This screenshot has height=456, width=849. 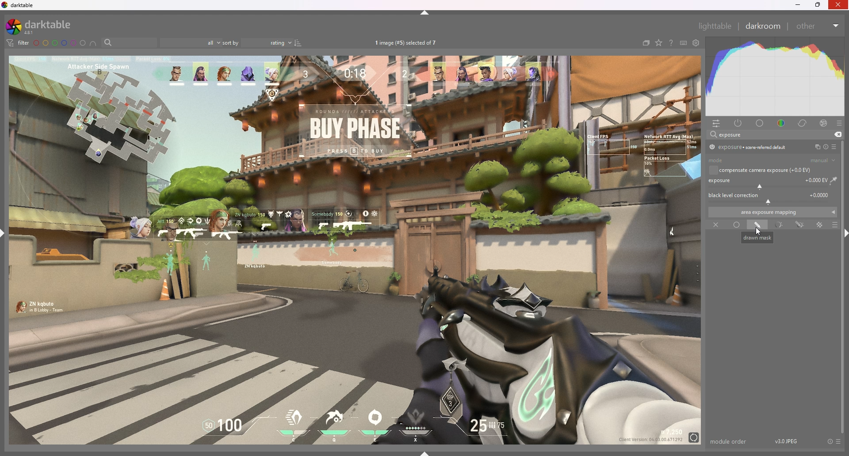 I want to click on heat graph, so click(x=774, y=77).